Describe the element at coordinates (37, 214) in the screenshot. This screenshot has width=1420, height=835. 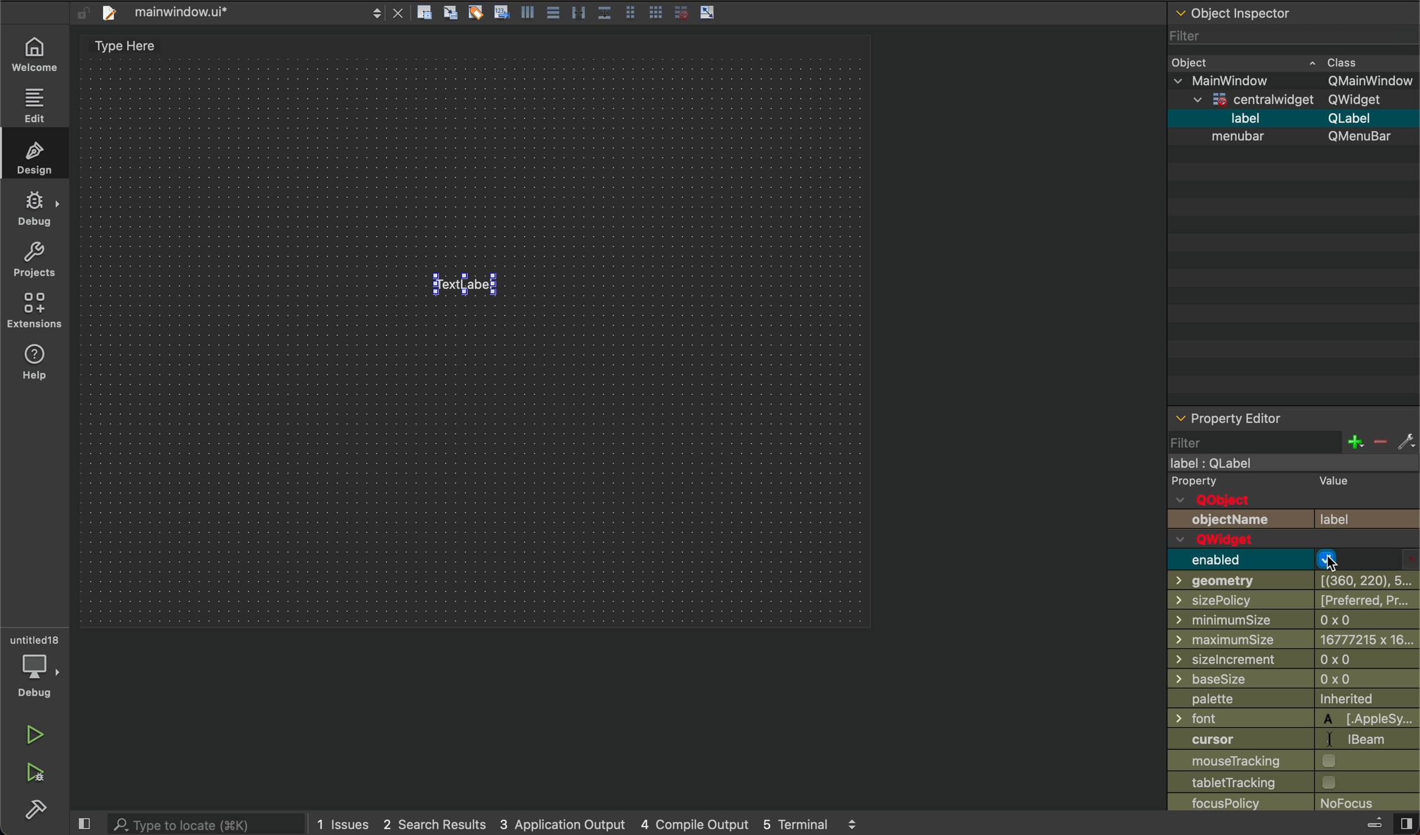
I see `debug` at that location.